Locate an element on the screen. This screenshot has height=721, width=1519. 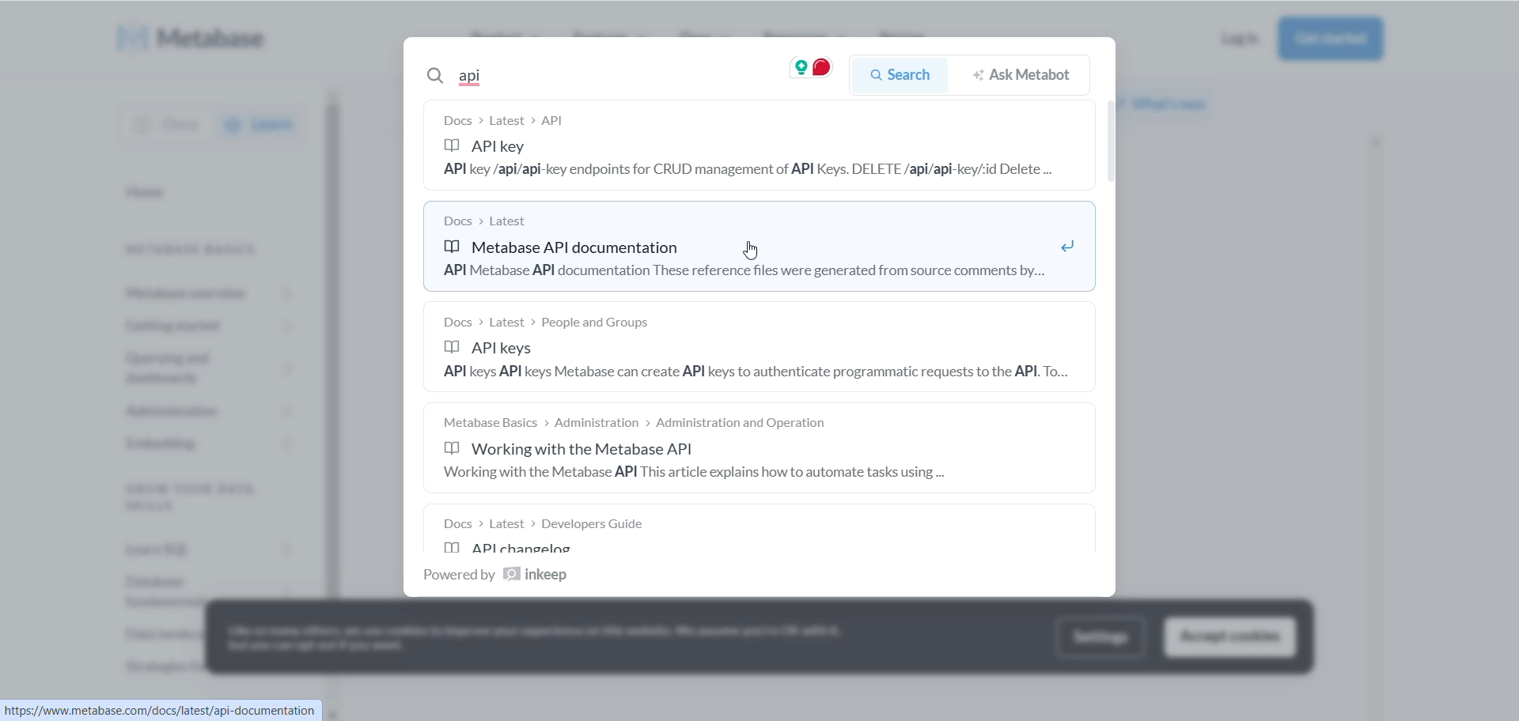
text is located at coordinates (509, 576).